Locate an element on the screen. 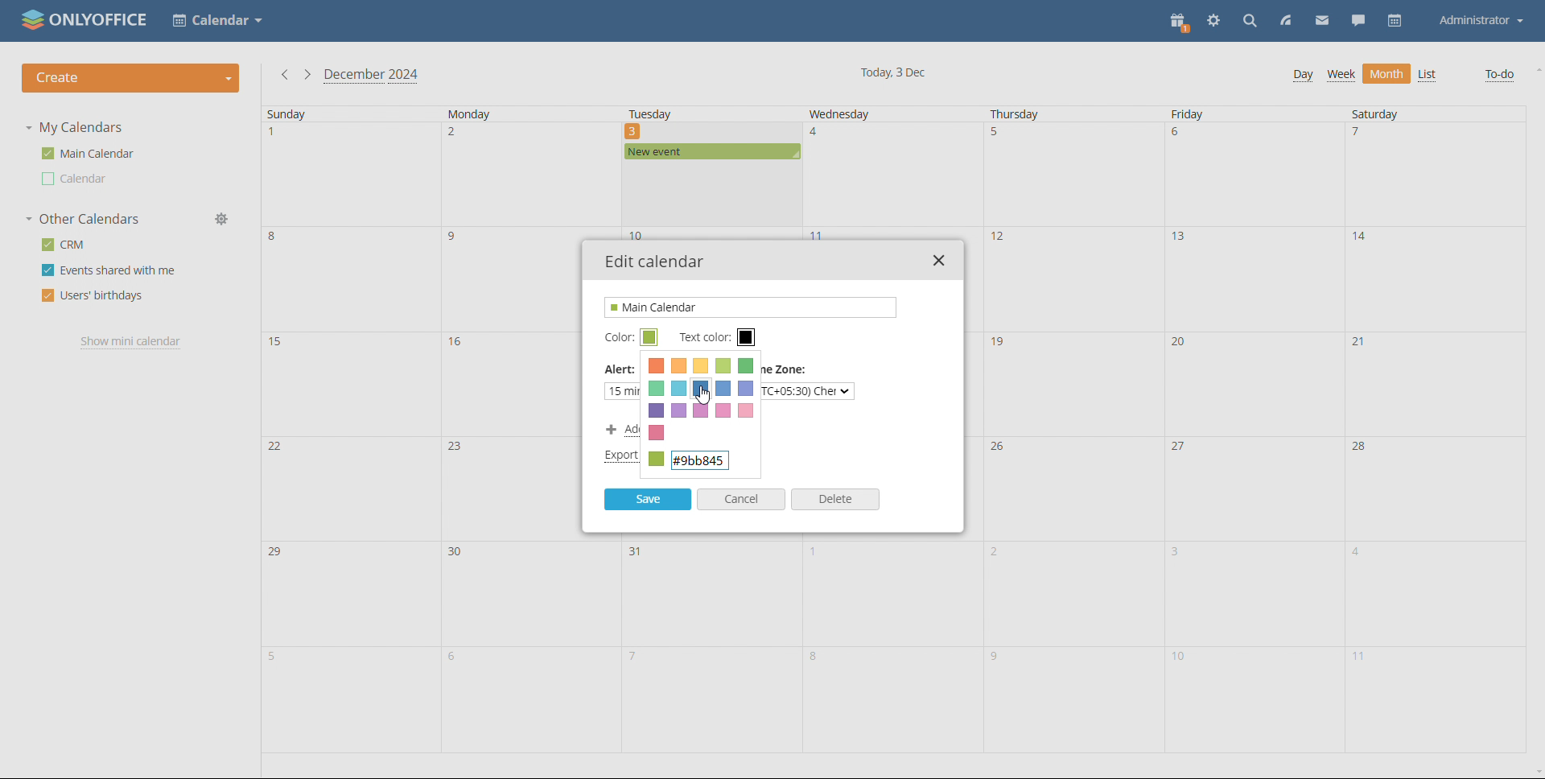 The image size is (1545, 779). export is located at coordinates (620, 456).